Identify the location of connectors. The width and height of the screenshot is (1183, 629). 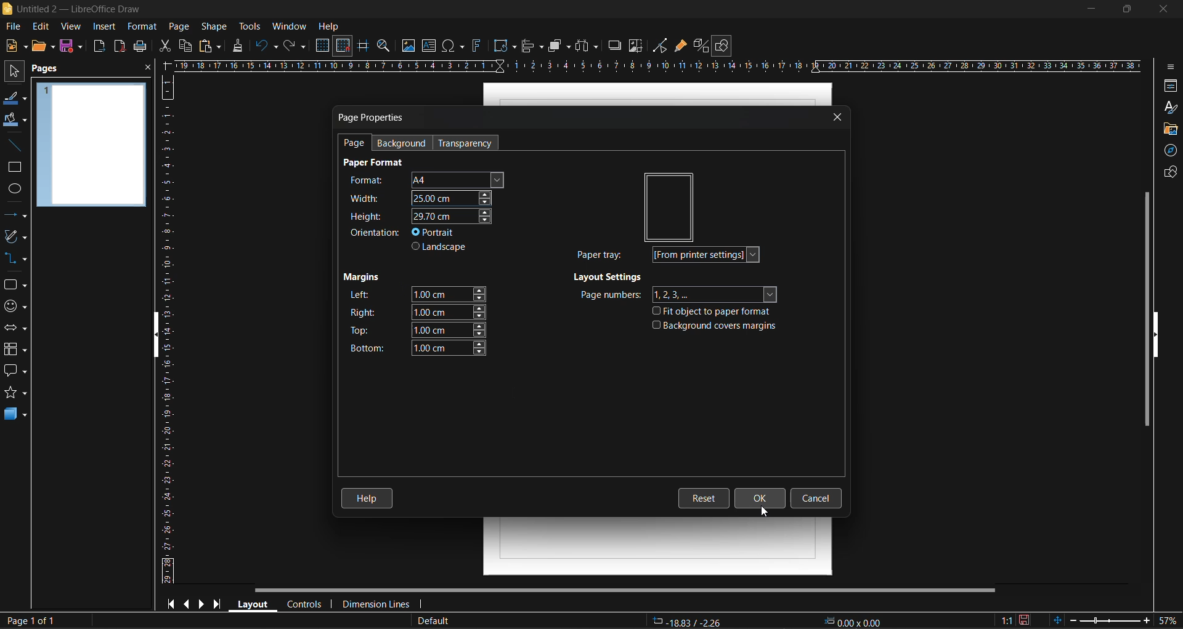
(15, 259).